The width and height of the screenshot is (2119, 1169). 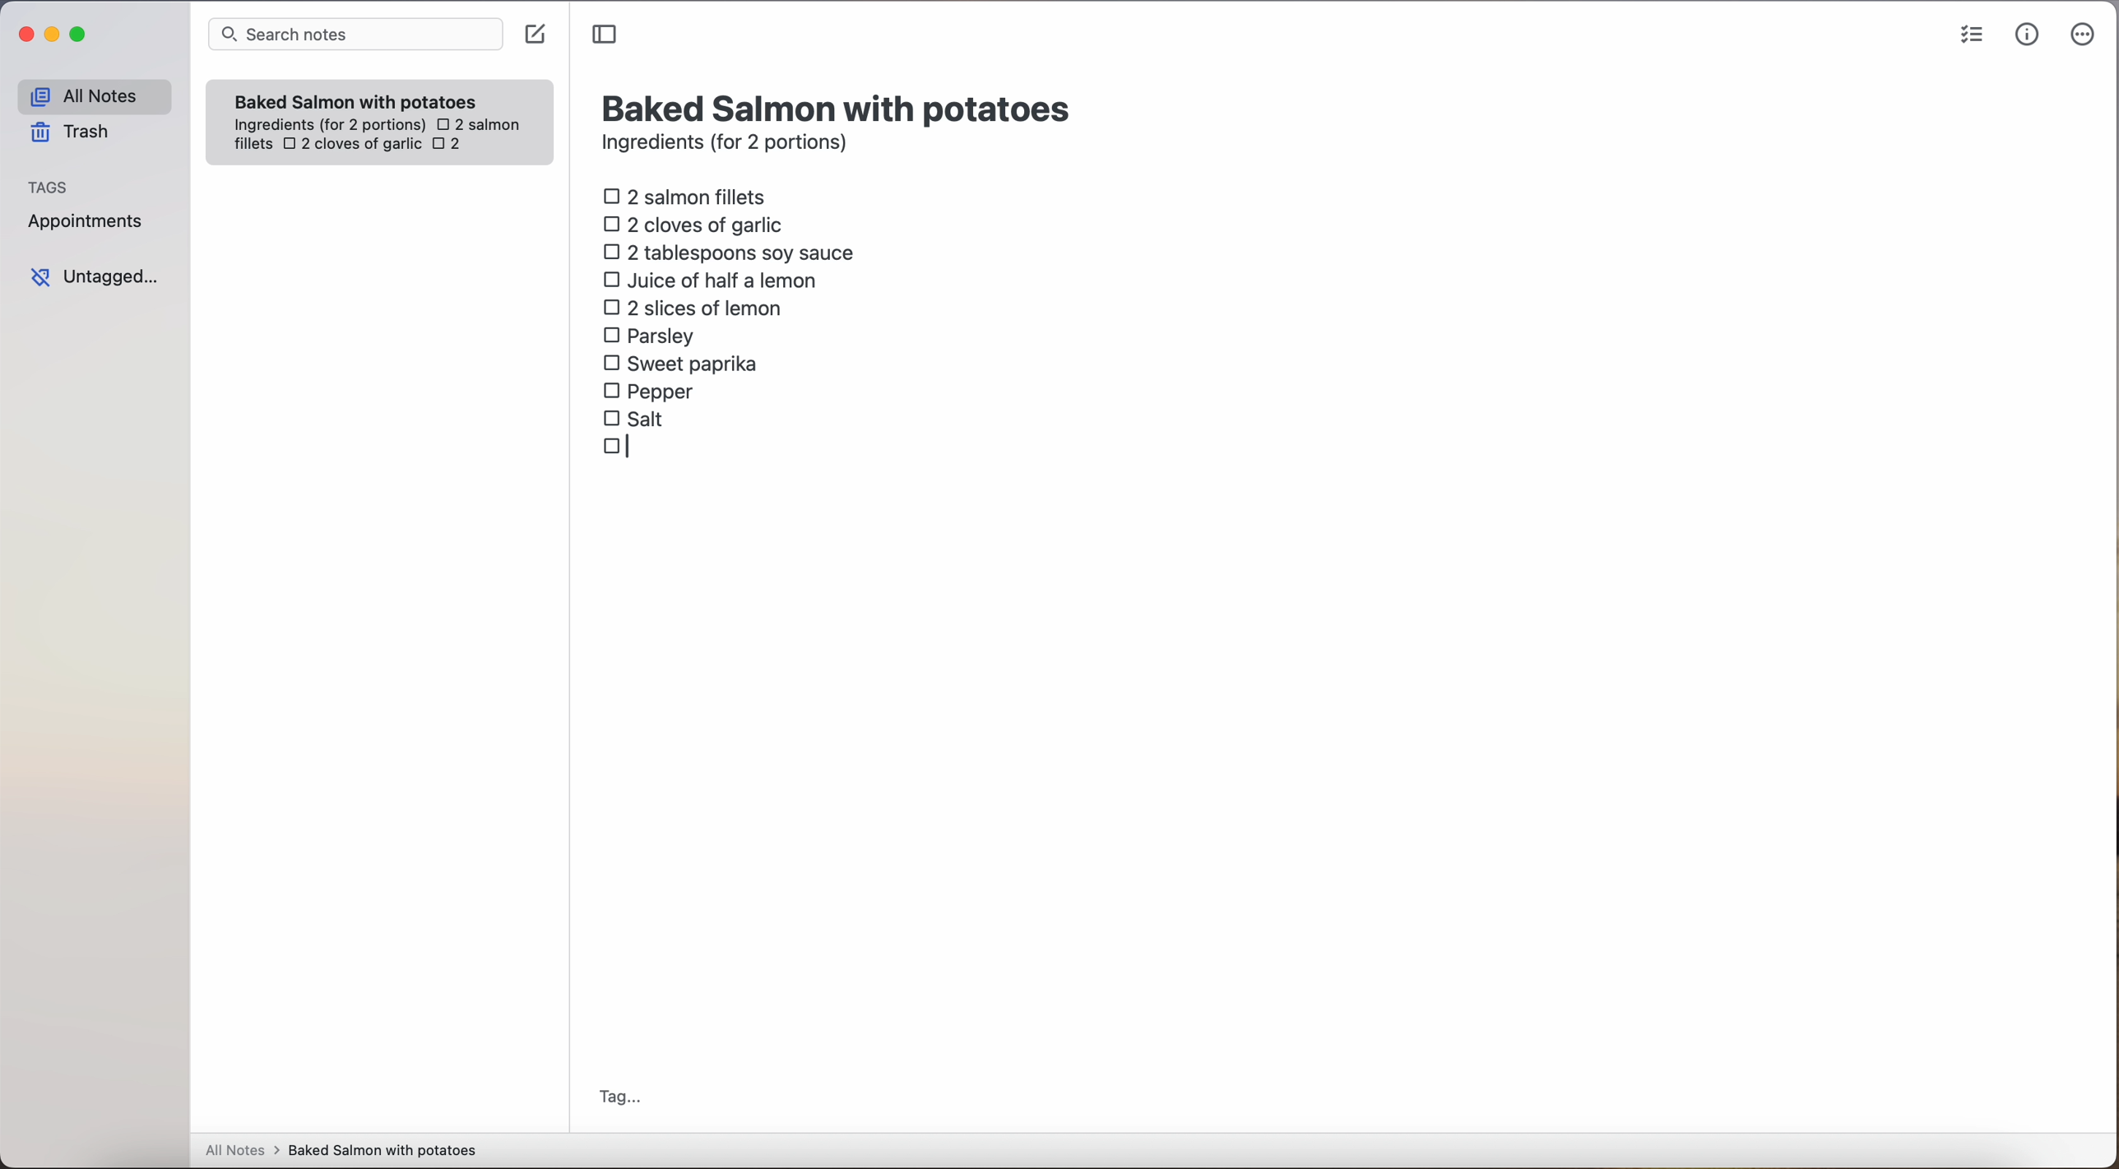 What do you see at coordinates (476, 122) in the screenshot?
I see `2 salmon` at bounding box center [476, 122].